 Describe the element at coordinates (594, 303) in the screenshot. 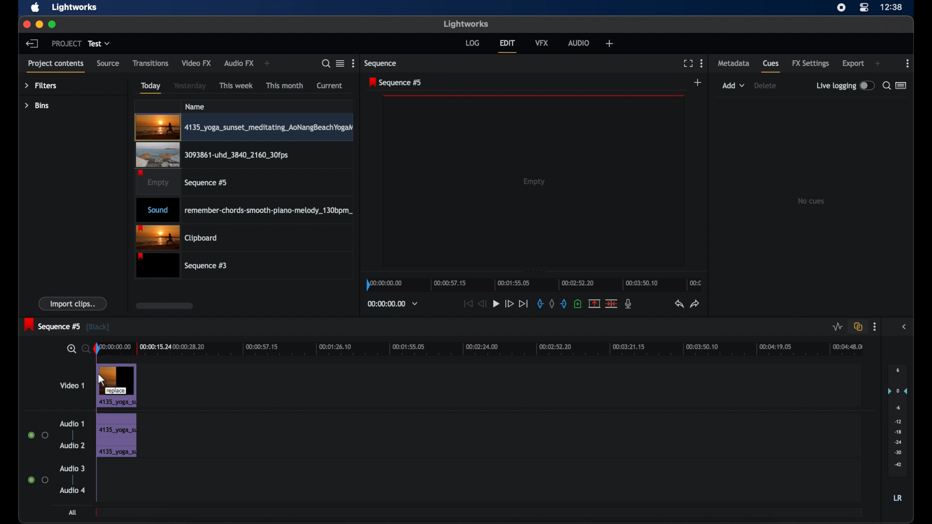

I see `` at that location.